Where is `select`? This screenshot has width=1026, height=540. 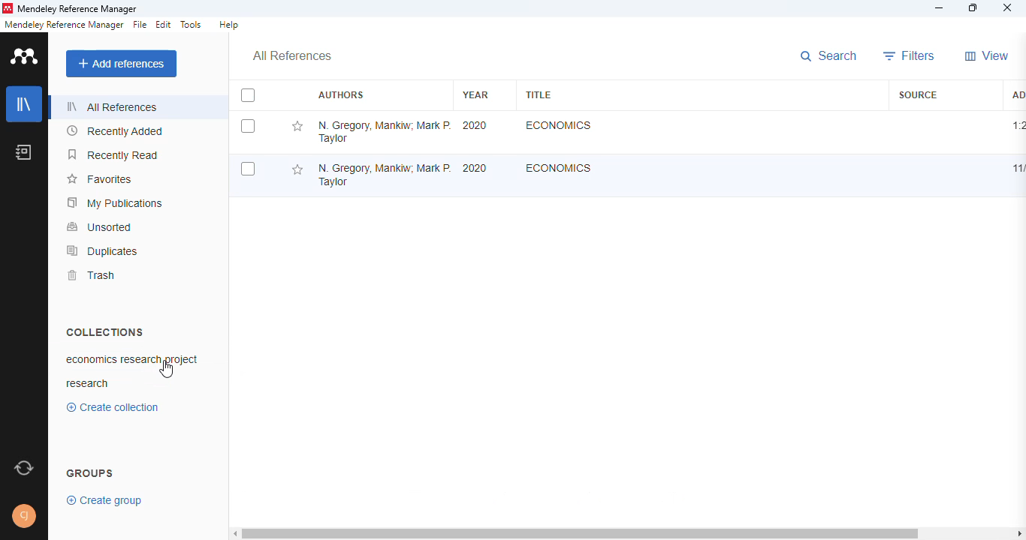 select is located at coordinates (248, 96).